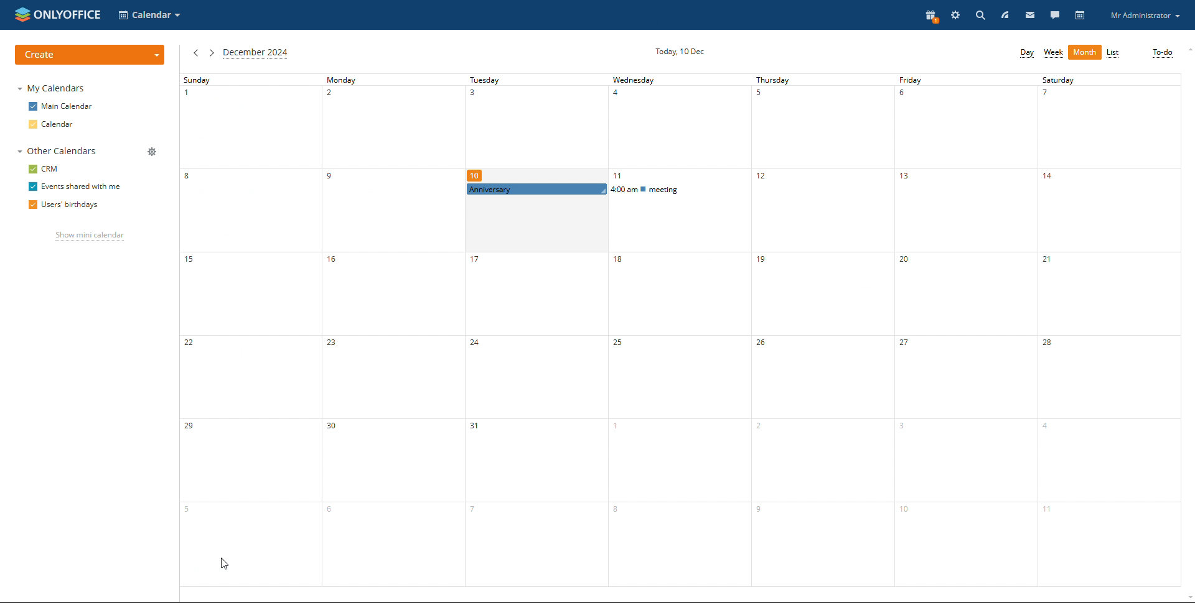  What do you see at coordinates (392, 329) in the screenshot?
I see `monday` at bounding box center [392, 329].